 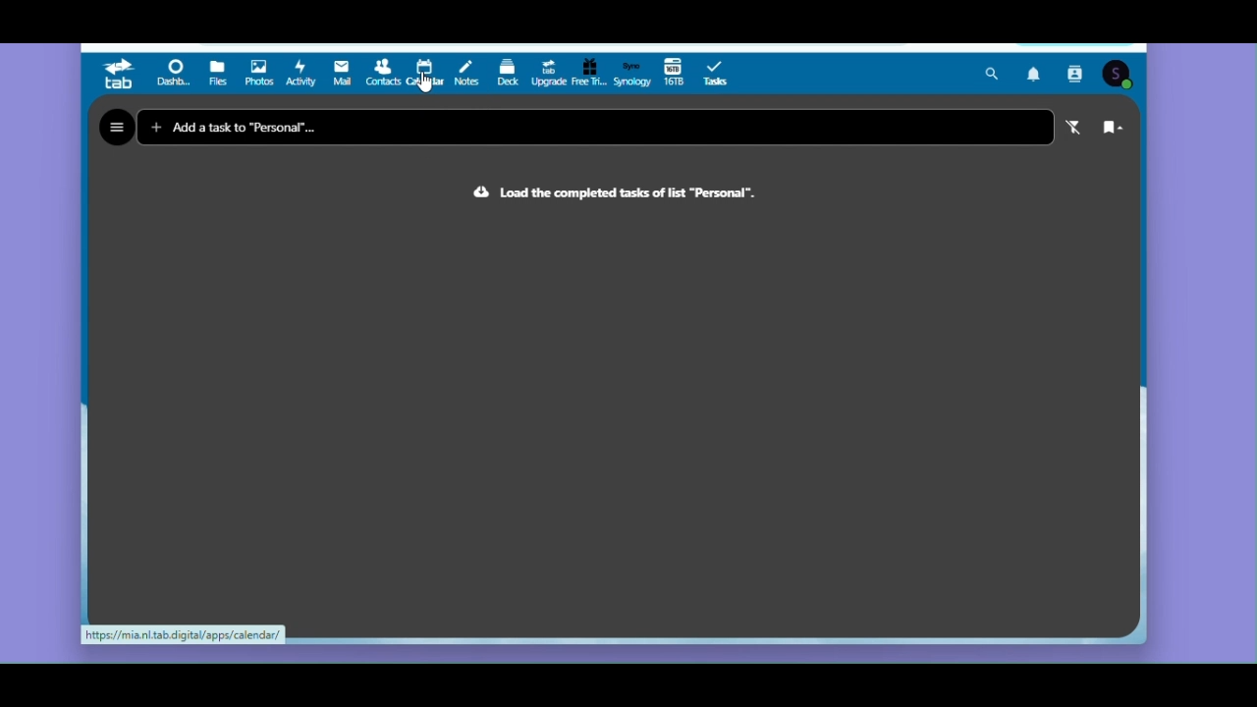 What do you see at coordinates (116, 128) in the screenshot?
I see `Hamburger menu` at bounding box center [116, 128].